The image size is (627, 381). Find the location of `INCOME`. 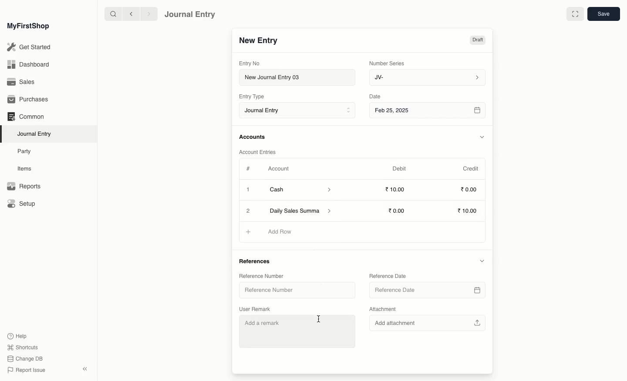

INCOME is located at coordinates (284, 232).